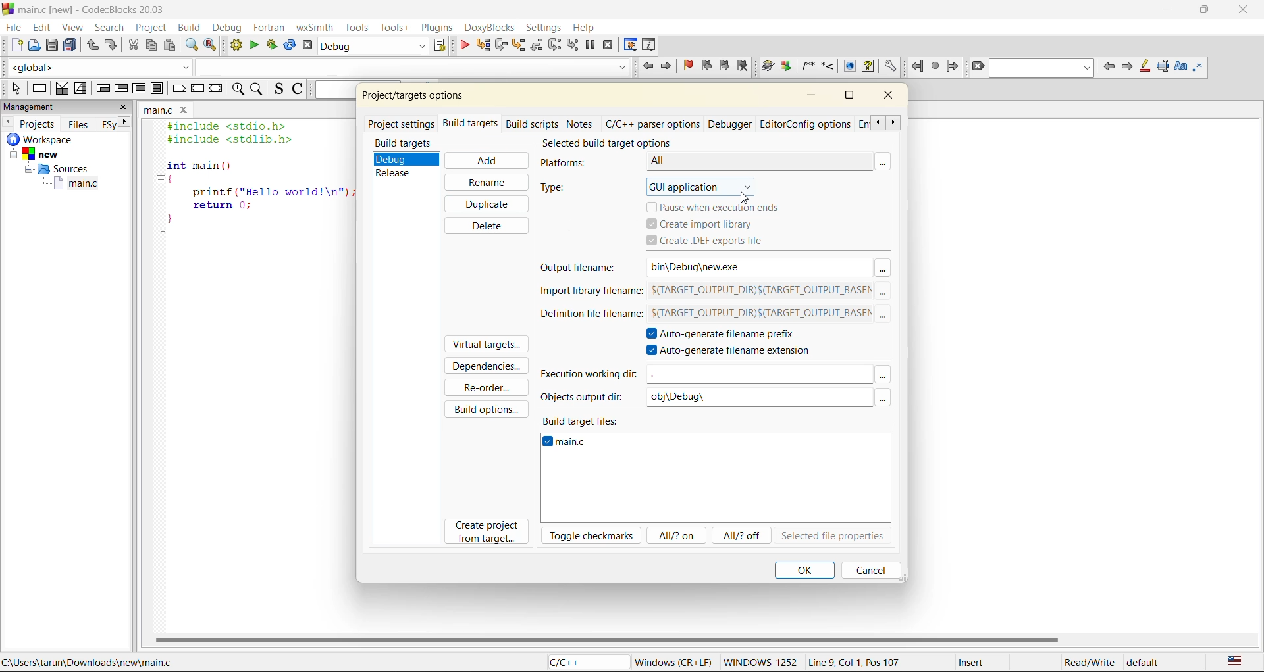 The image size is (1264, 672). What do you see at coordinates (588, 26) in the screenshot?
I see `help` at bounding box center [588, 26].